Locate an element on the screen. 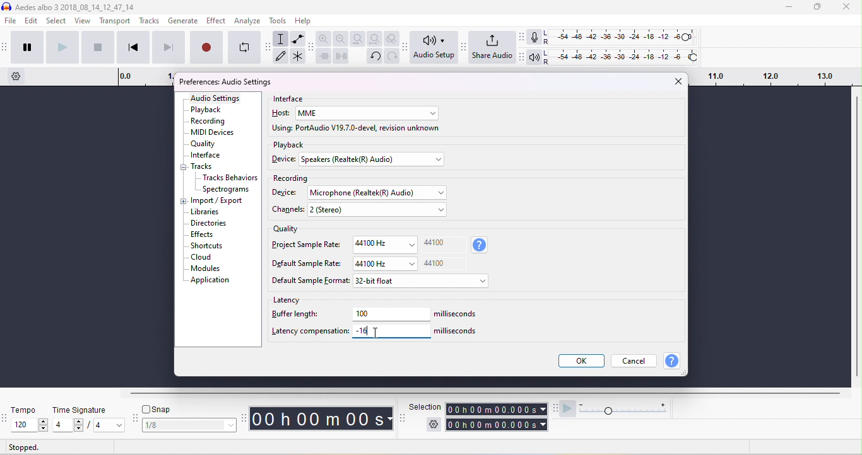  select default sample format is located at coordinates (422, 283).